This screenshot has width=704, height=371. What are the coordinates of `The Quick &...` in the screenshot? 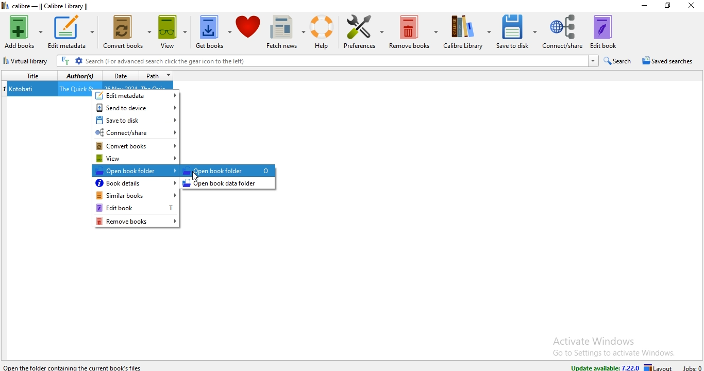 It's located at (74, 89).